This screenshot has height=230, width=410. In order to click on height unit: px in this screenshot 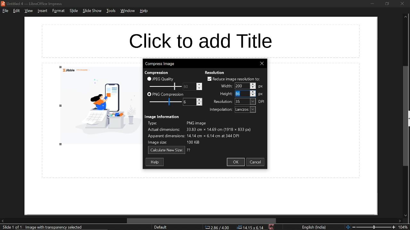, I will do `click(261, 95)`.